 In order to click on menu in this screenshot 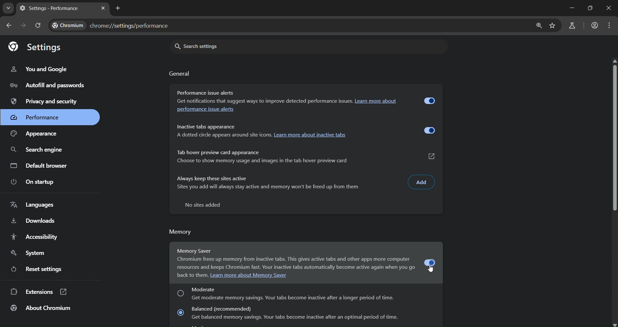, I will do `click(610, 24)`.